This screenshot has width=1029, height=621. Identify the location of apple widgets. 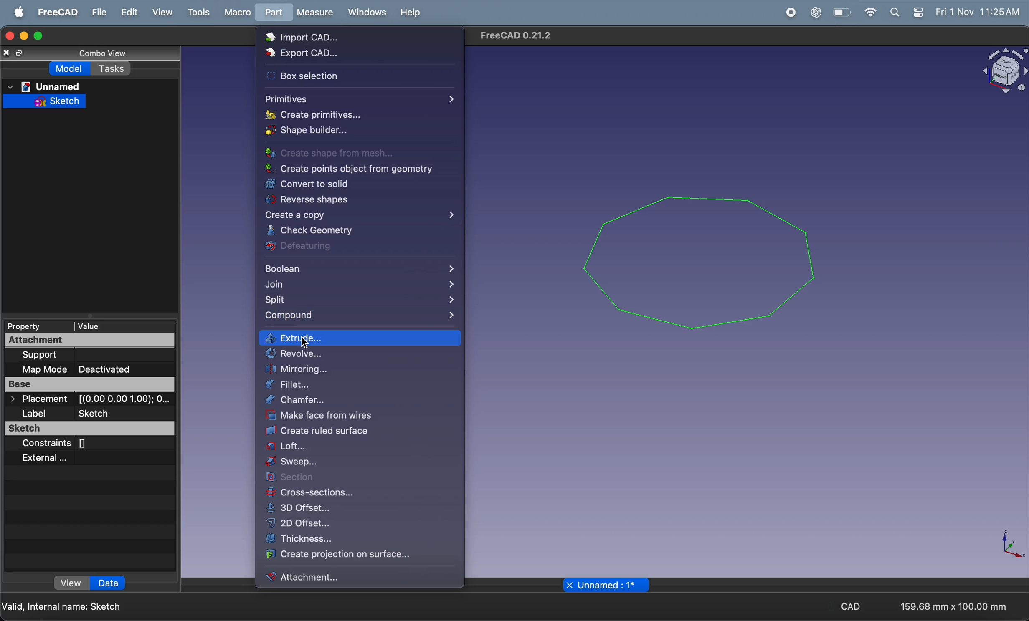
(918, 12).